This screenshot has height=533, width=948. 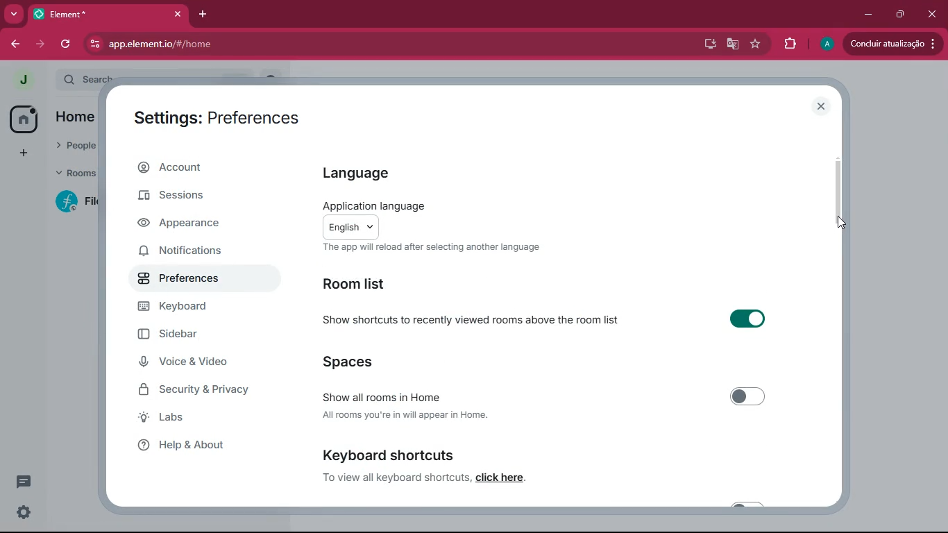 What do you see at coordinates (415, 219) in the screenshot?
I see `application language` at bounding box center [415, 219].